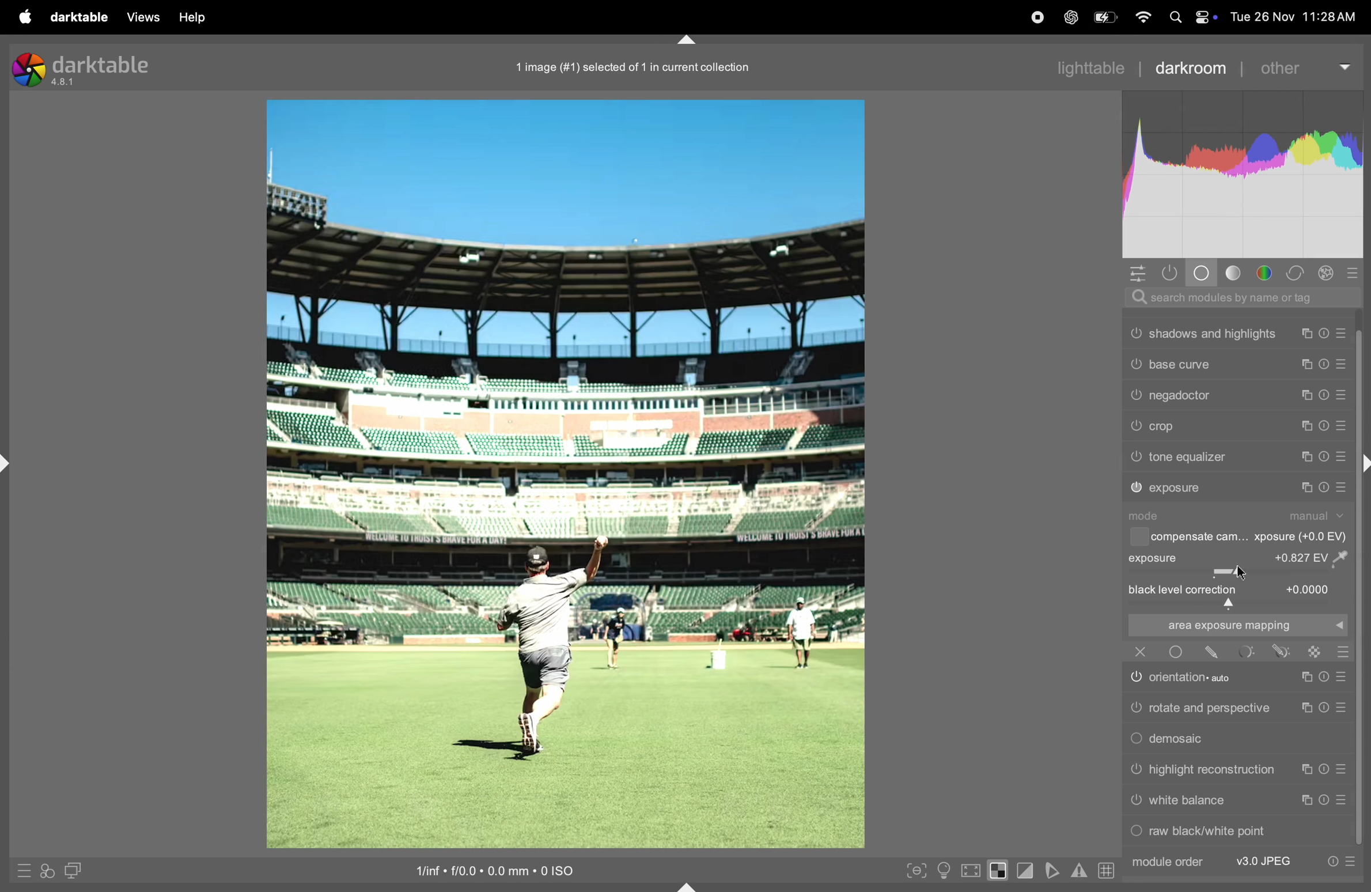  I want to click on reset presets, so click(1326, 334).